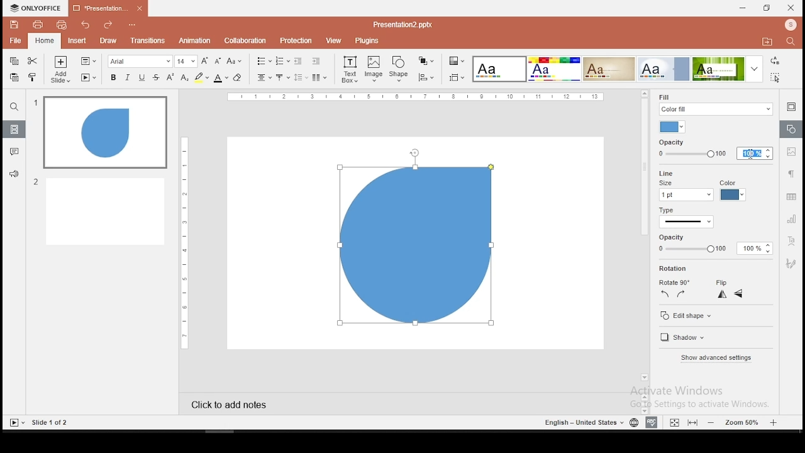  What do you see at coordinates (401, 25) in the screenshot?
I see `presentation` at bounding box center [401, 25].